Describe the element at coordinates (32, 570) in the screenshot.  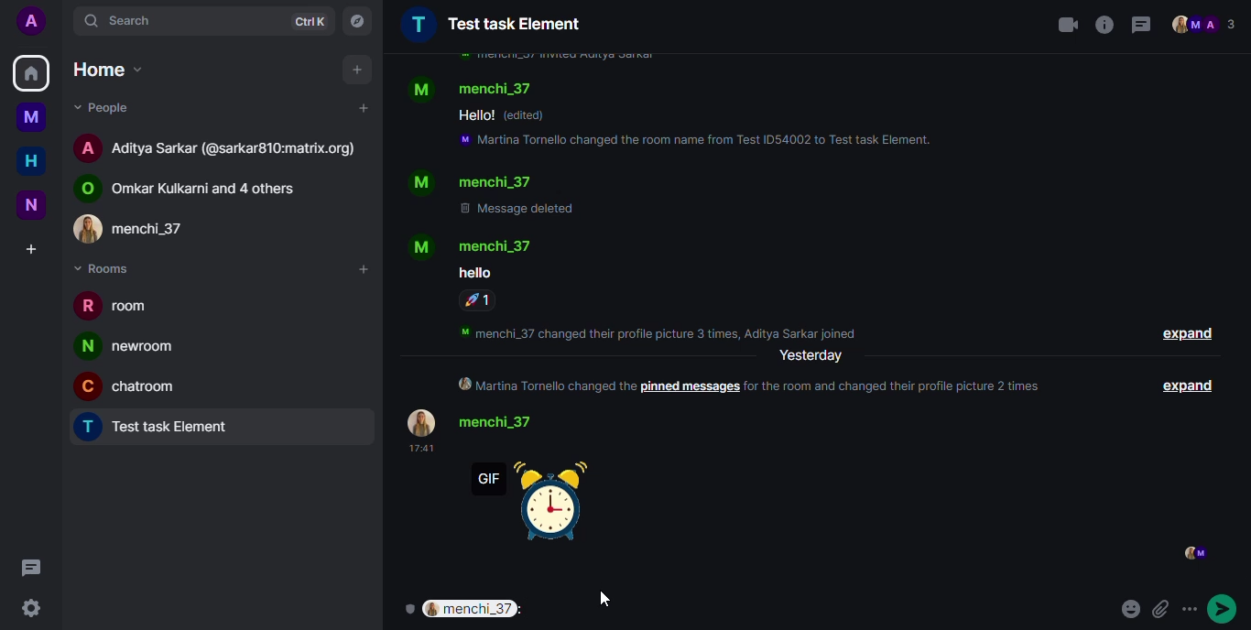
I see `threads` at that location.